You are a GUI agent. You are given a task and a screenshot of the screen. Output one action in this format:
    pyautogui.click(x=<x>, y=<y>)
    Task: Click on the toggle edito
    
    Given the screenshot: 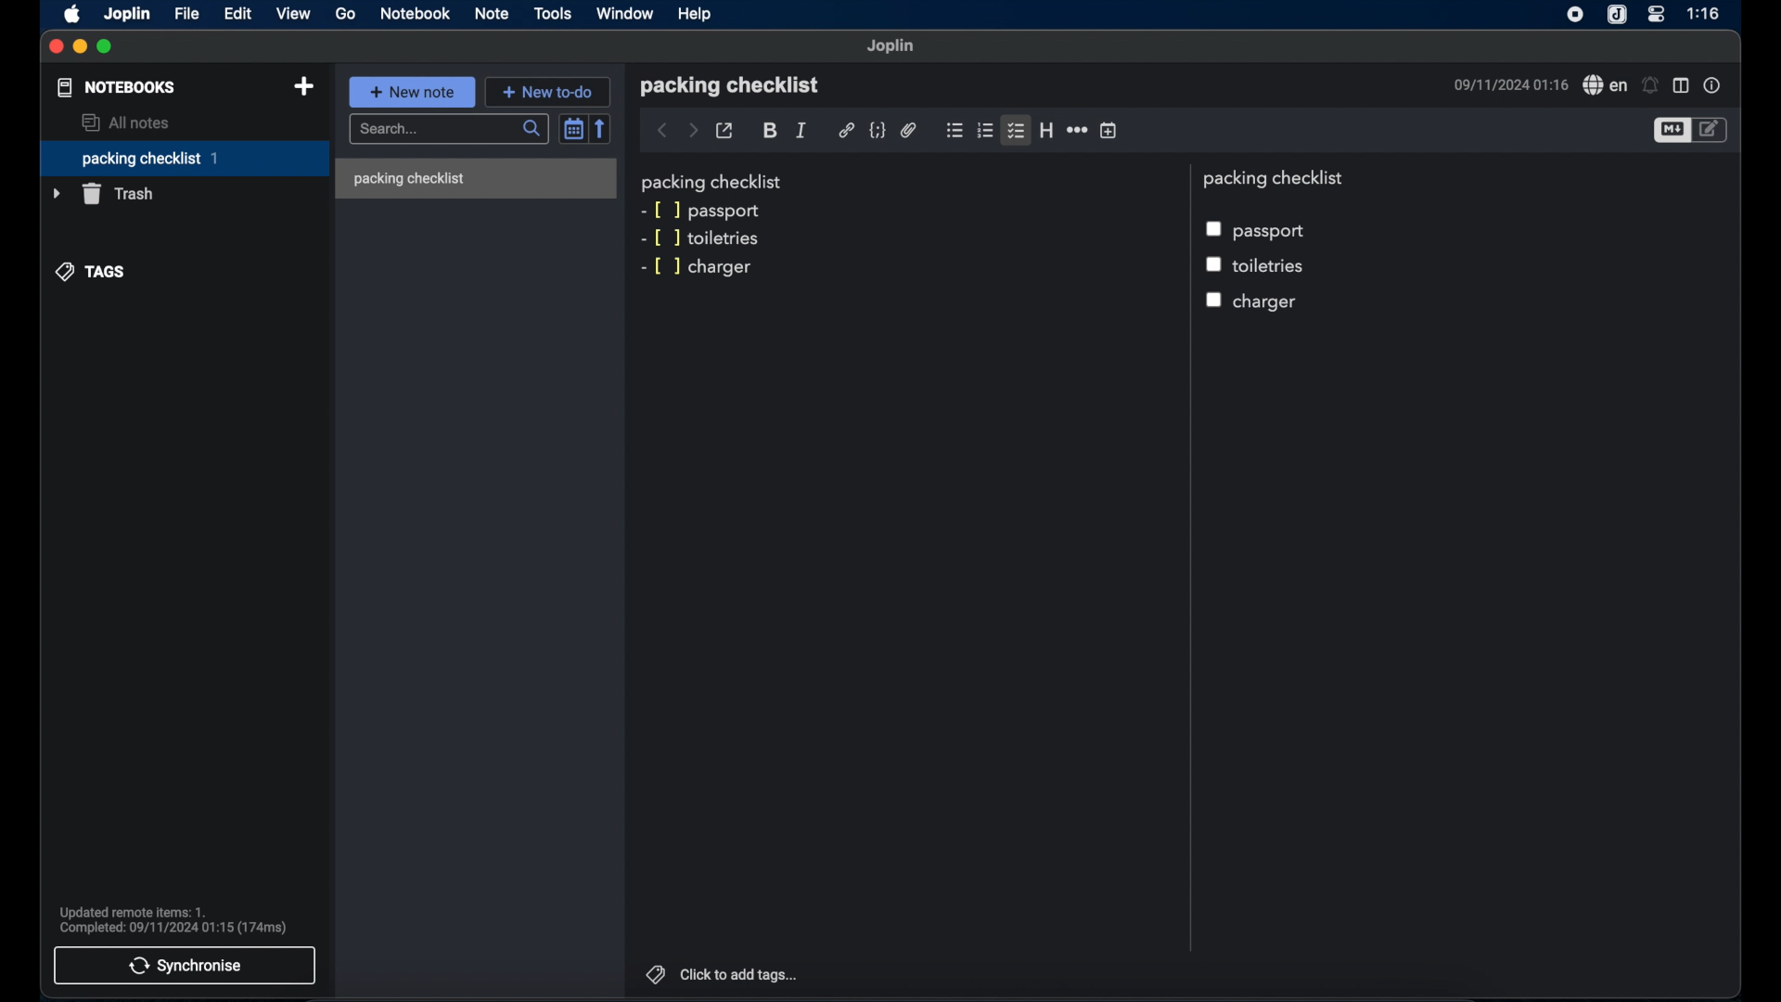 What is the action you would take?
    pyautogui.click(x=1711, y=131)
    